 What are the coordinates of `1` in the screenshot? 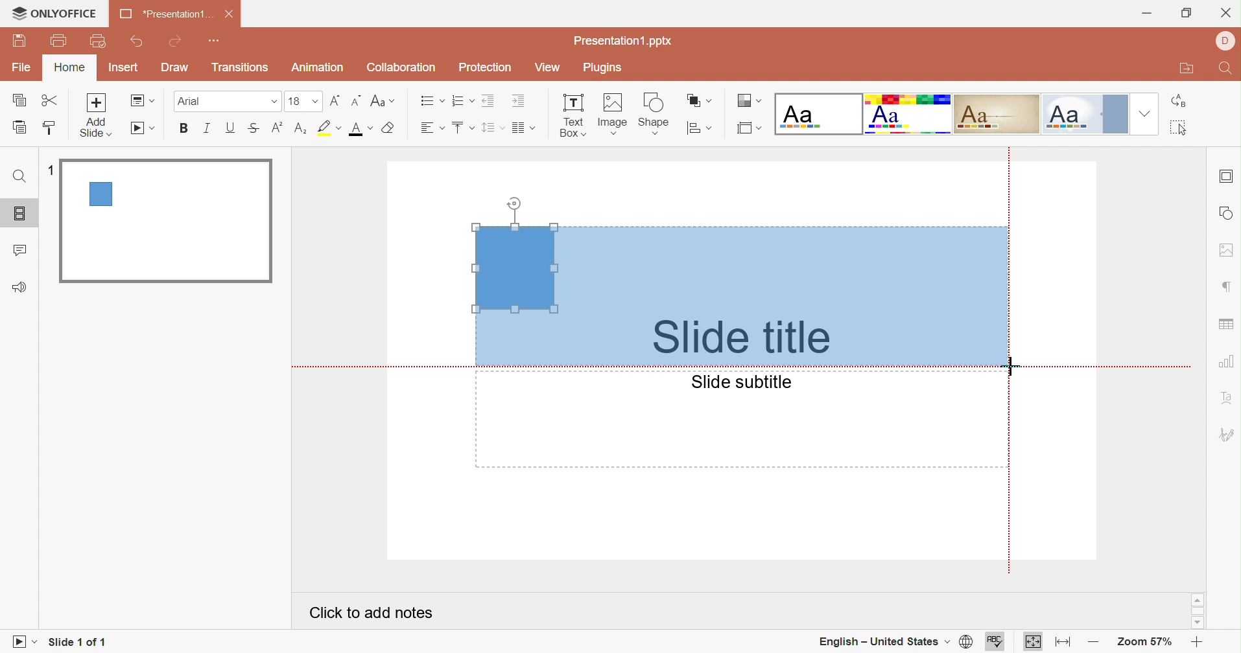 It's located at (53, 172).